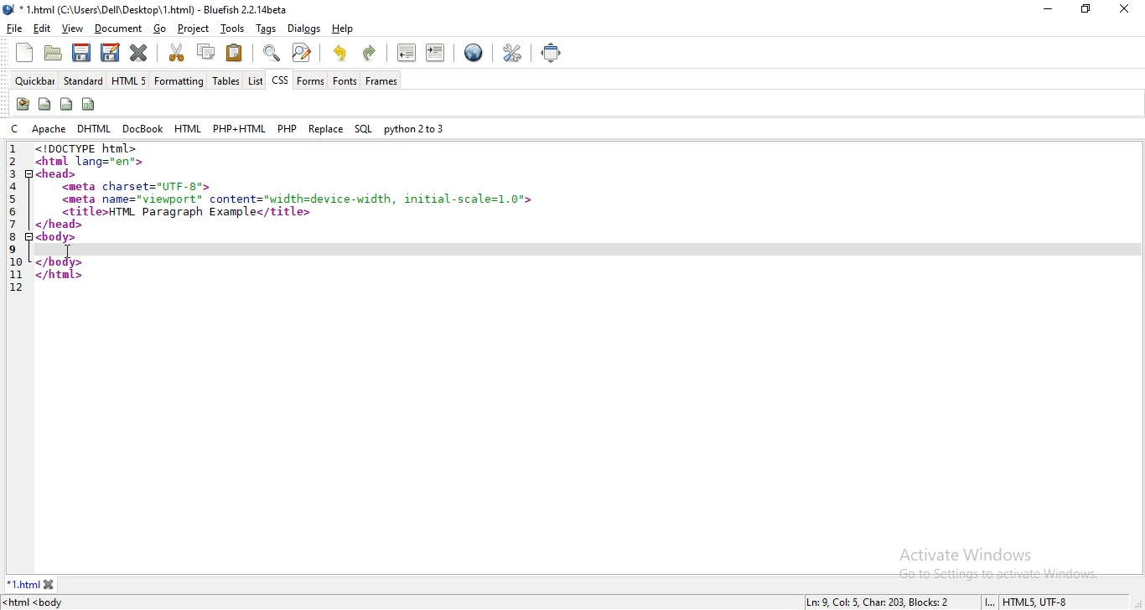 The image size is (1145, 610). Describe the element at coordinates (70, 252) in the screenshot. I see `cursor` at that location.